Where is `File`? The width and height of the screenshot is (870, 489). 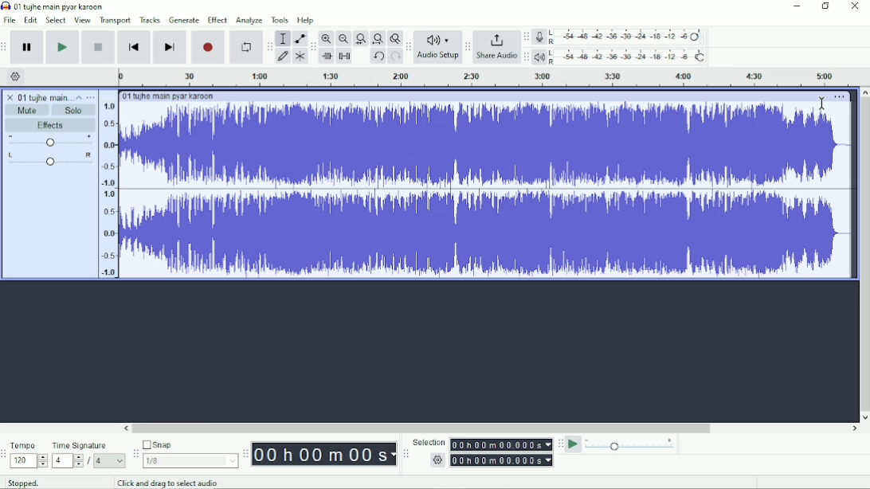 File is located at coordinates (10, 21).